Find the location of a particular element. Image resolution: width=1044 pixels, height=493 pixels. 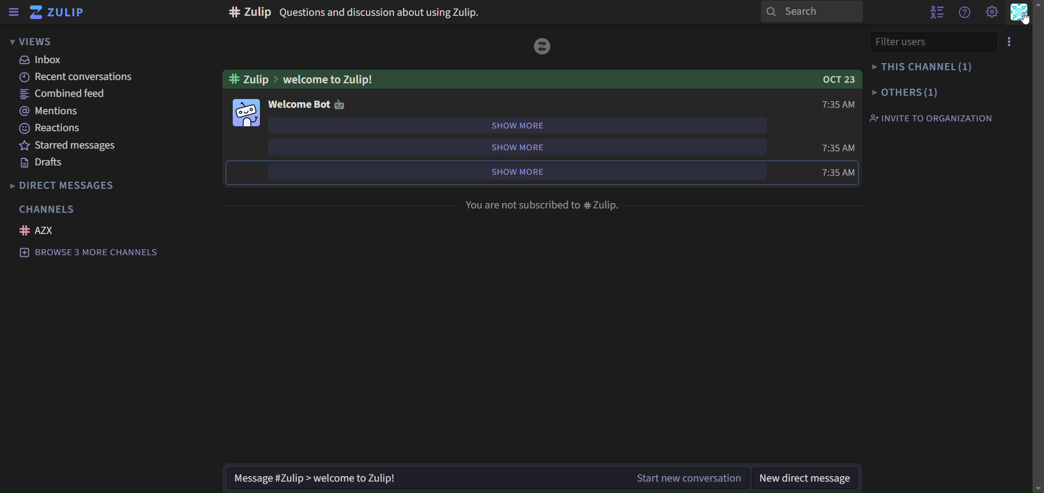

show more is located at coordinates (513, 125).